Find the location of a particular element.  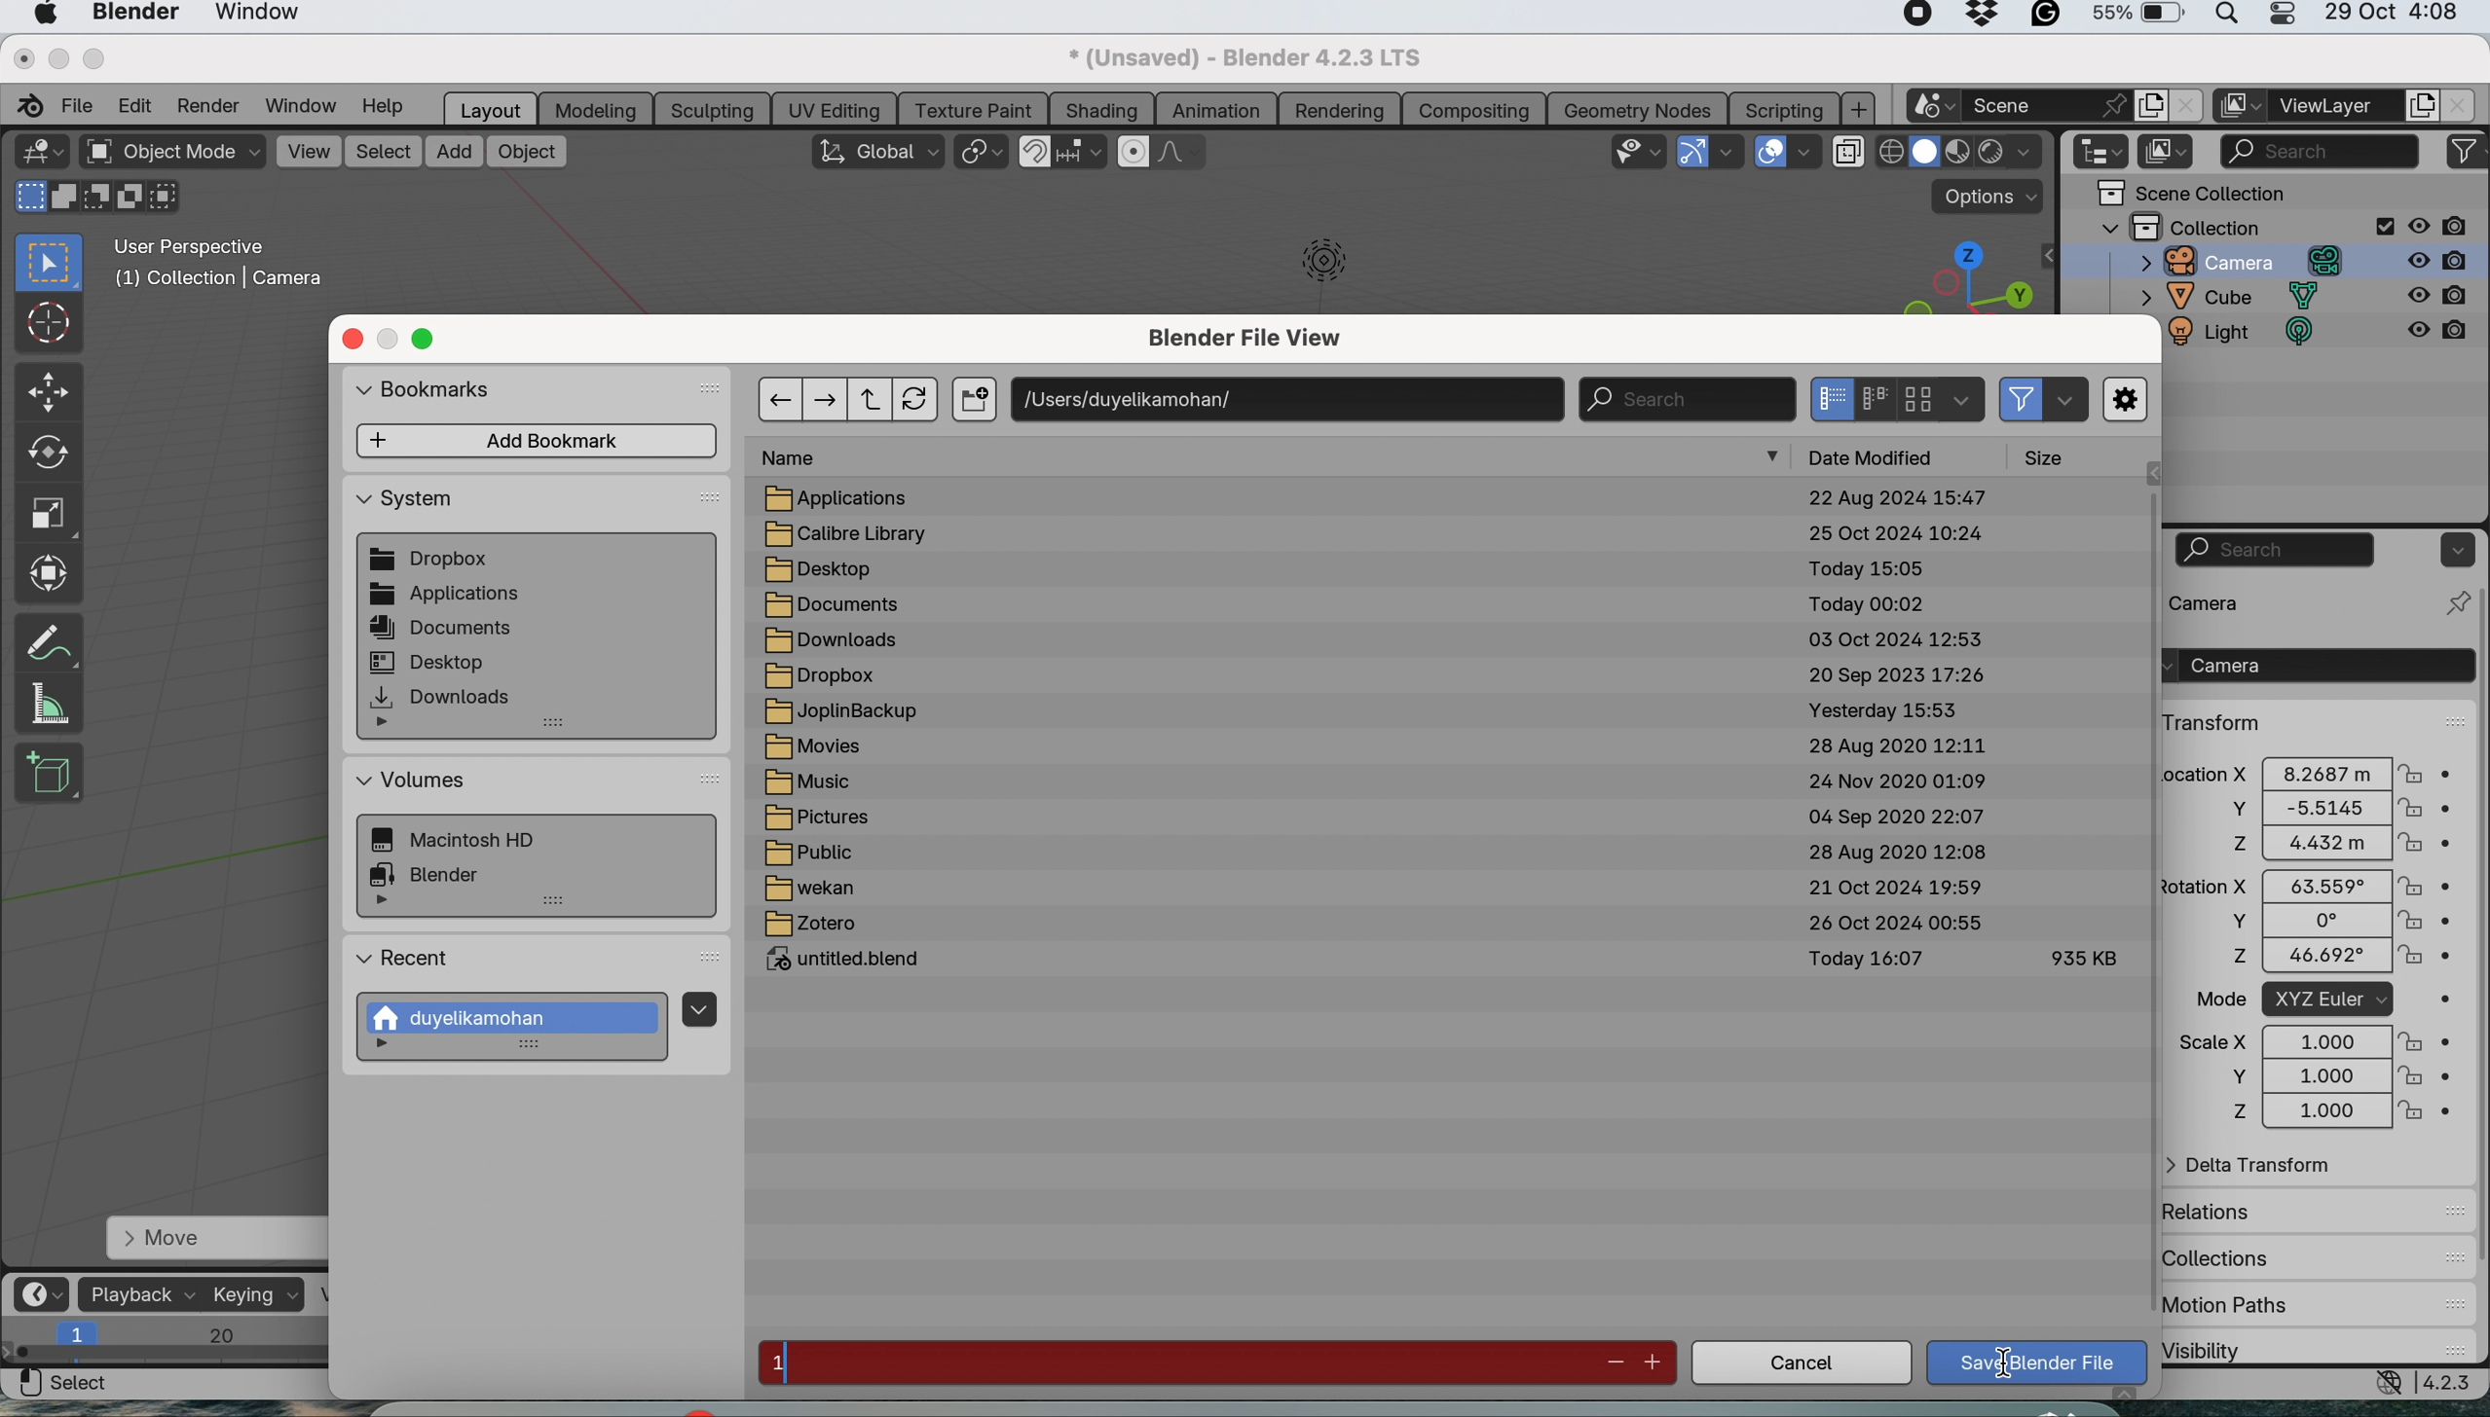

screen recorder is located at coordinates (1911, 17).